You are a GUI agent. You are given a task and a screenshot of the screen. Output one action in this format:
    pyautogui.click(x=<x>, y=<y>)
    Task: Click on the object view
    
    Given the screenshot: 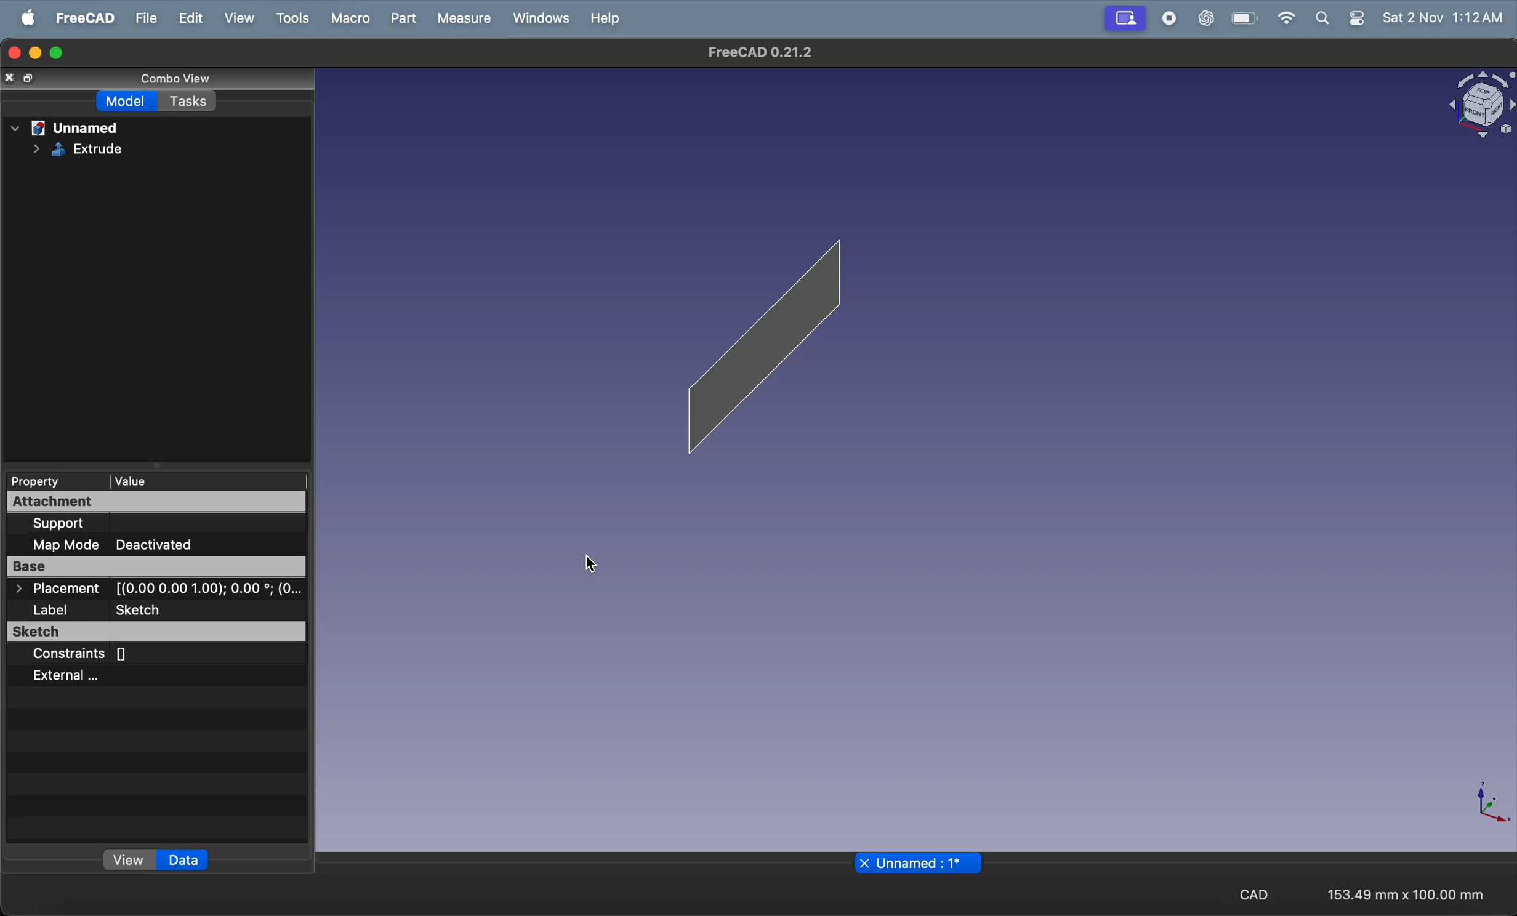 What is the action you would take?
    pyautogui.click(x=1476, y=108)
    